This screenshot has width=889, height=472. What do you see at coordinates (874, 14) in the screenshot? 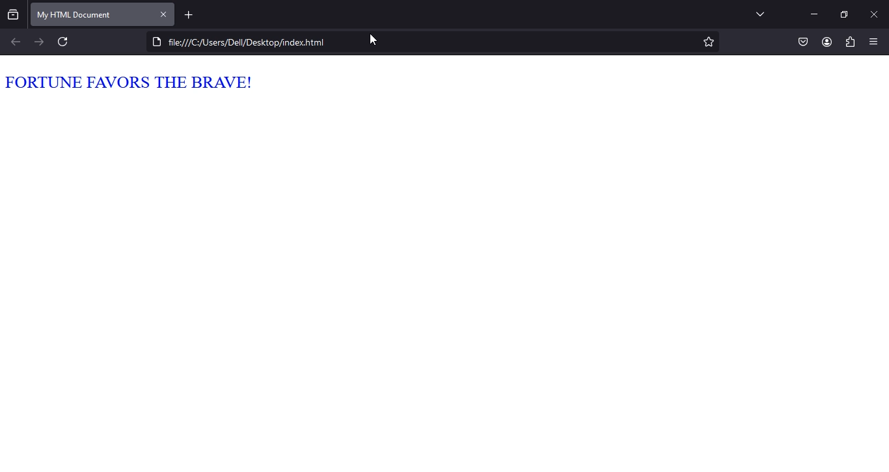
I see `minimize` at bounding box center [874, 14].